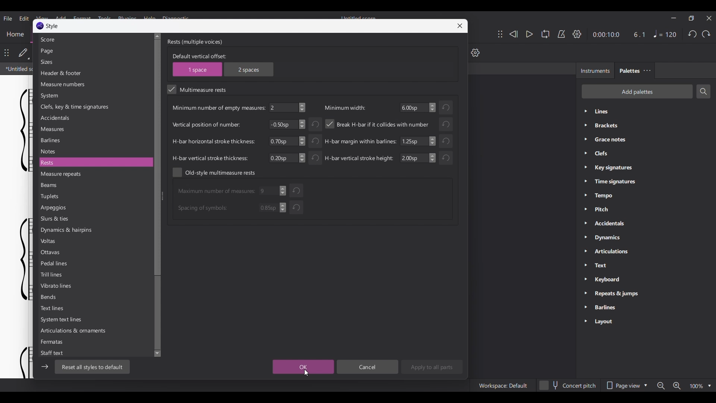  I want to click on 1 space vertical offset, so click(198, 69).